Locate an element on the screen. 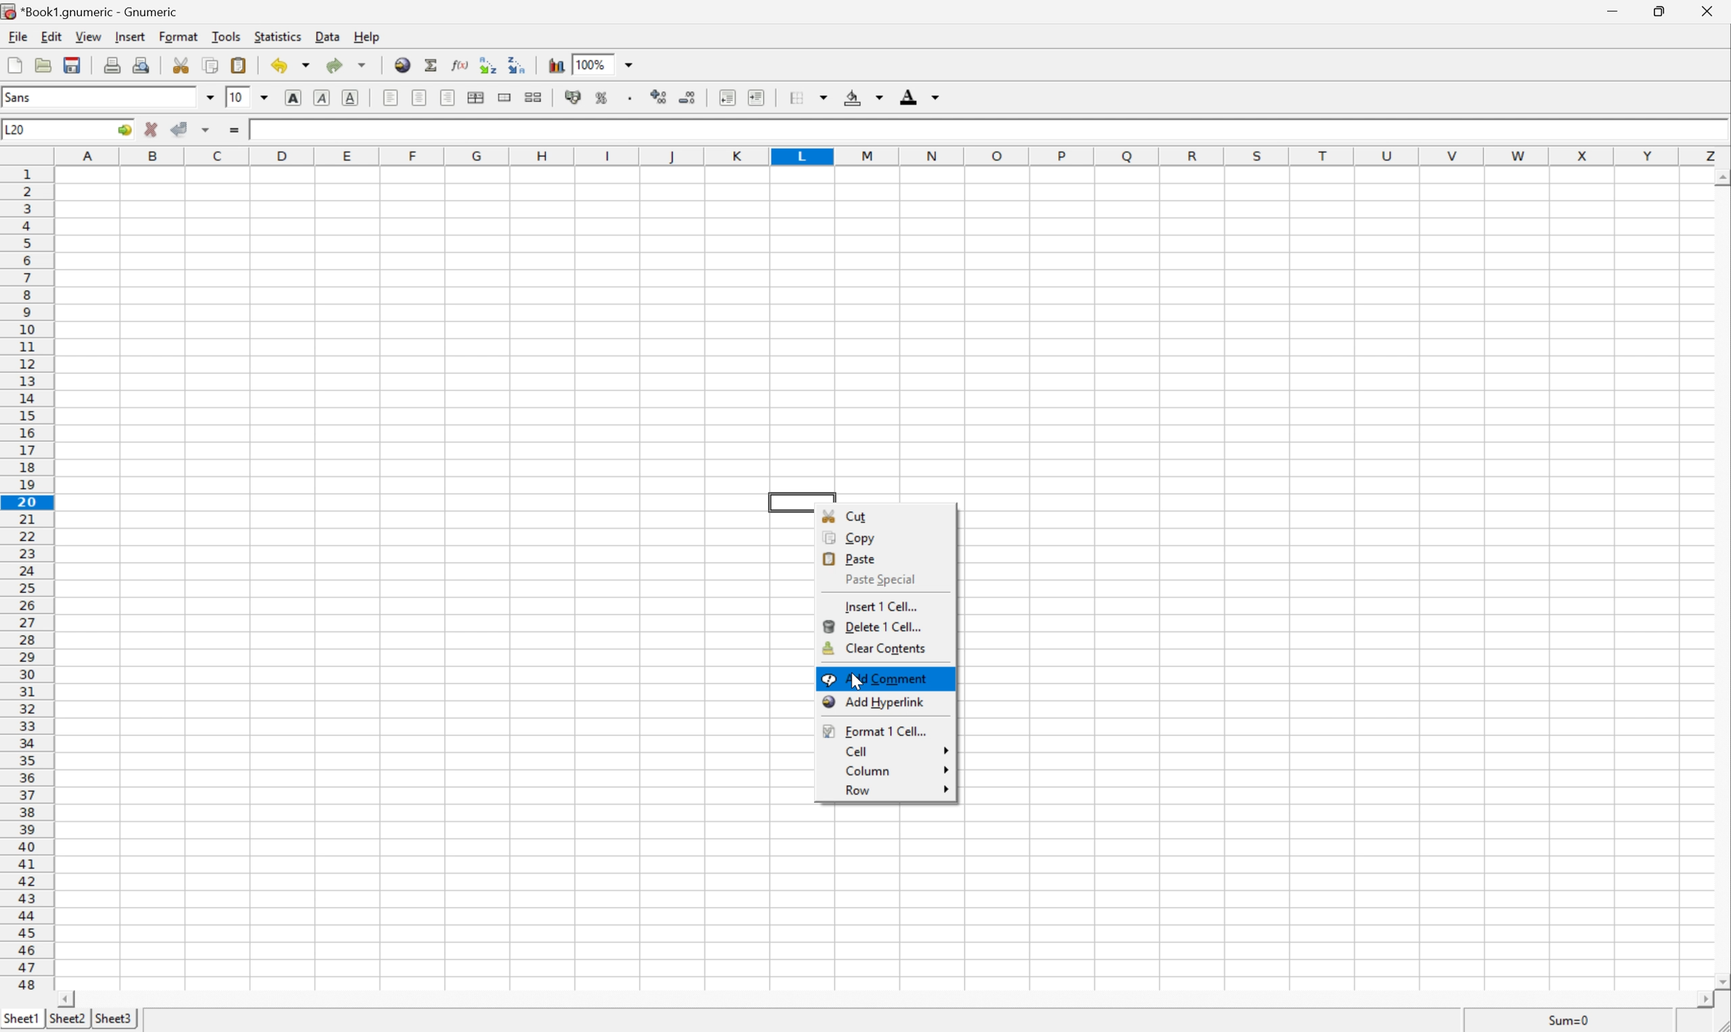 The image size is (1731, 1032). Underline is located at coordinates (351, 97).